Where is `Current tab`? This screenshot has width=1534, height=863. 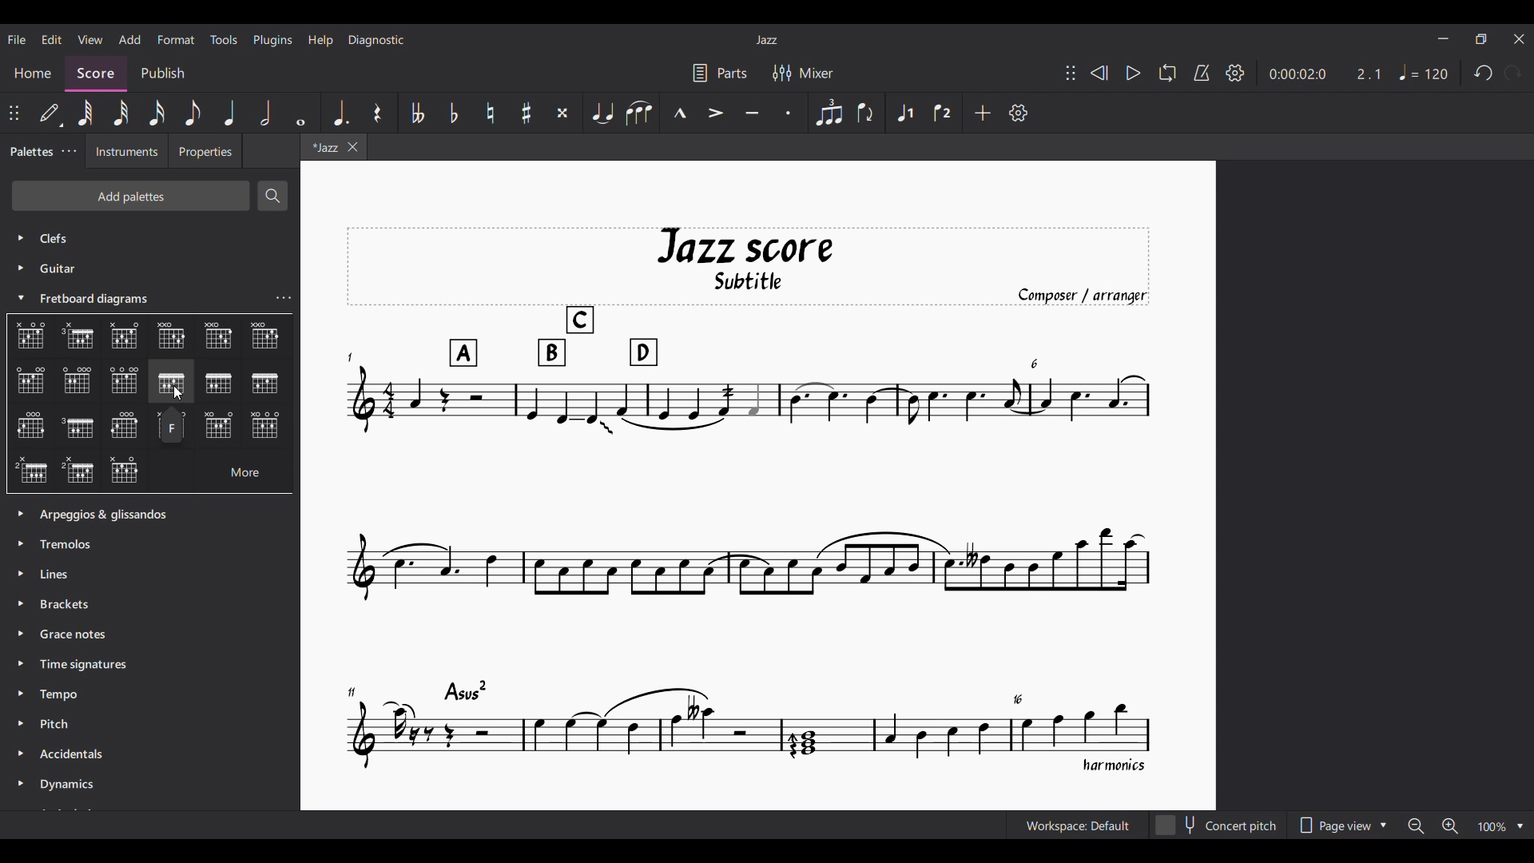
Current tab is located at coordinates (323, 146).